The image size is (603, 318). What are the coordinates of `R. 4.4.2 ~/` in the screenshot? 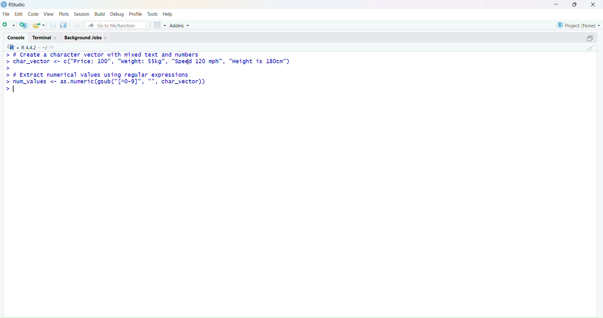 It's located at (34, 48).